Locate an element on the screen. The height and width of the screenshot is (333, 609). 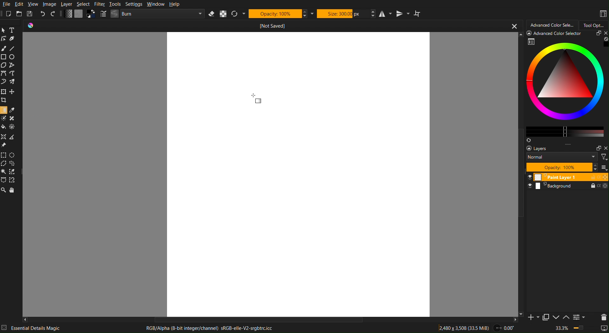
details is located at coordinates (5, 327).